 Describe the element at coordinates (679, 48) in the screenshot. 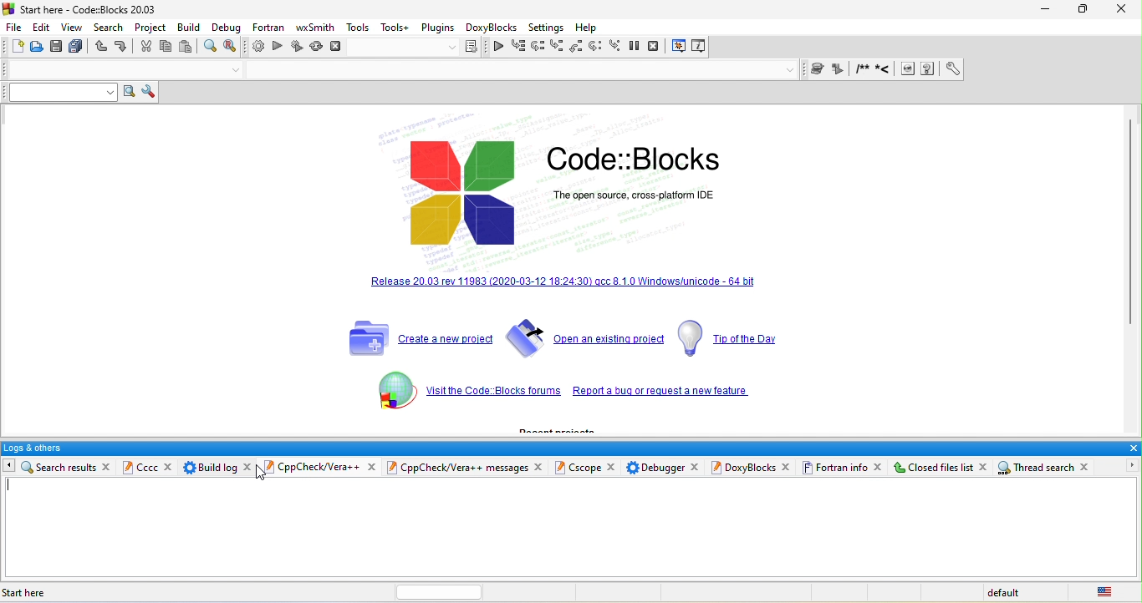

I see `debugging window` at that location.